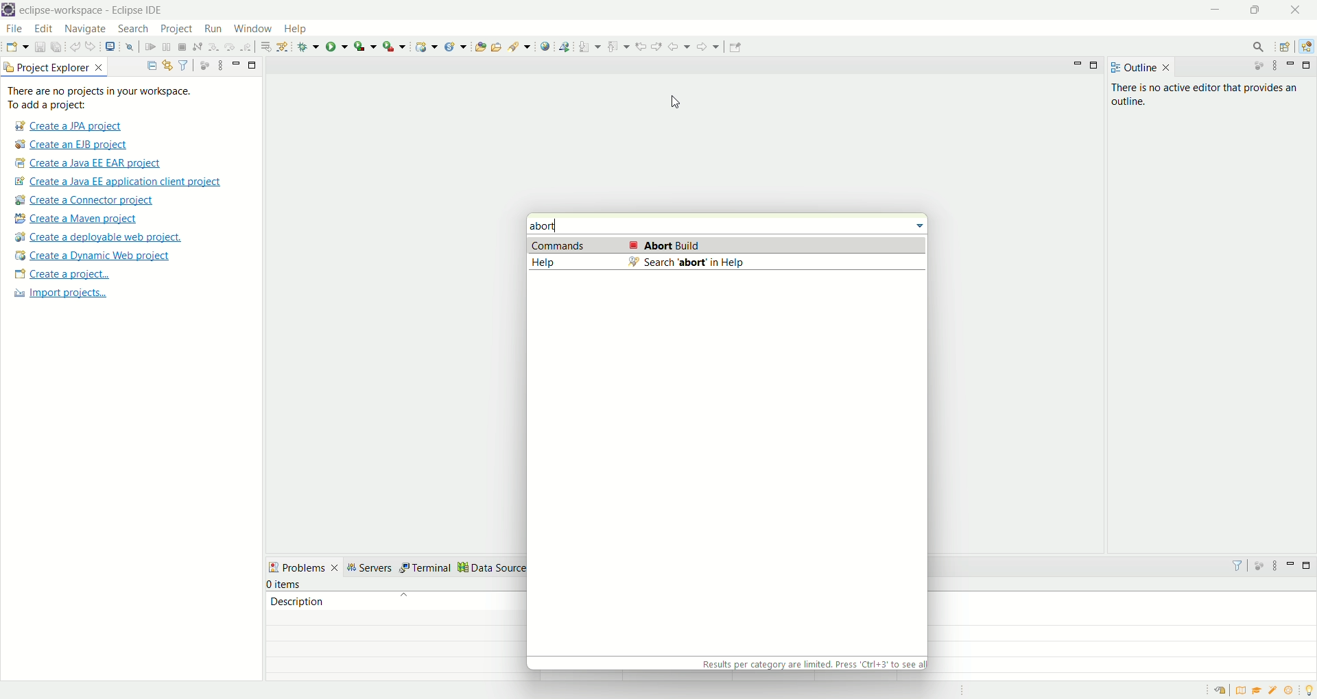 This screenshot has width=1317, height=699. Describe the element at coordinates (1257, 691) in the screenshot. I see `tutorial` at that location.